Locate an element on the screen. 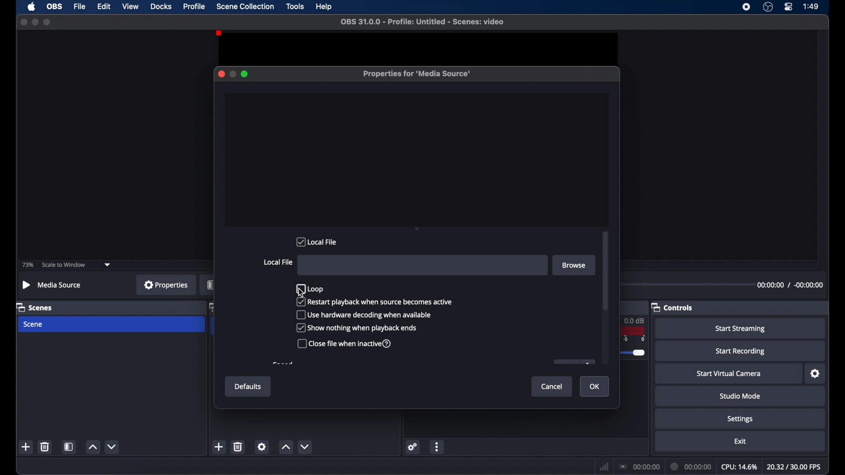 The height and width of the screenshot is (475, 845). ok is located at coordinates (596, 387).